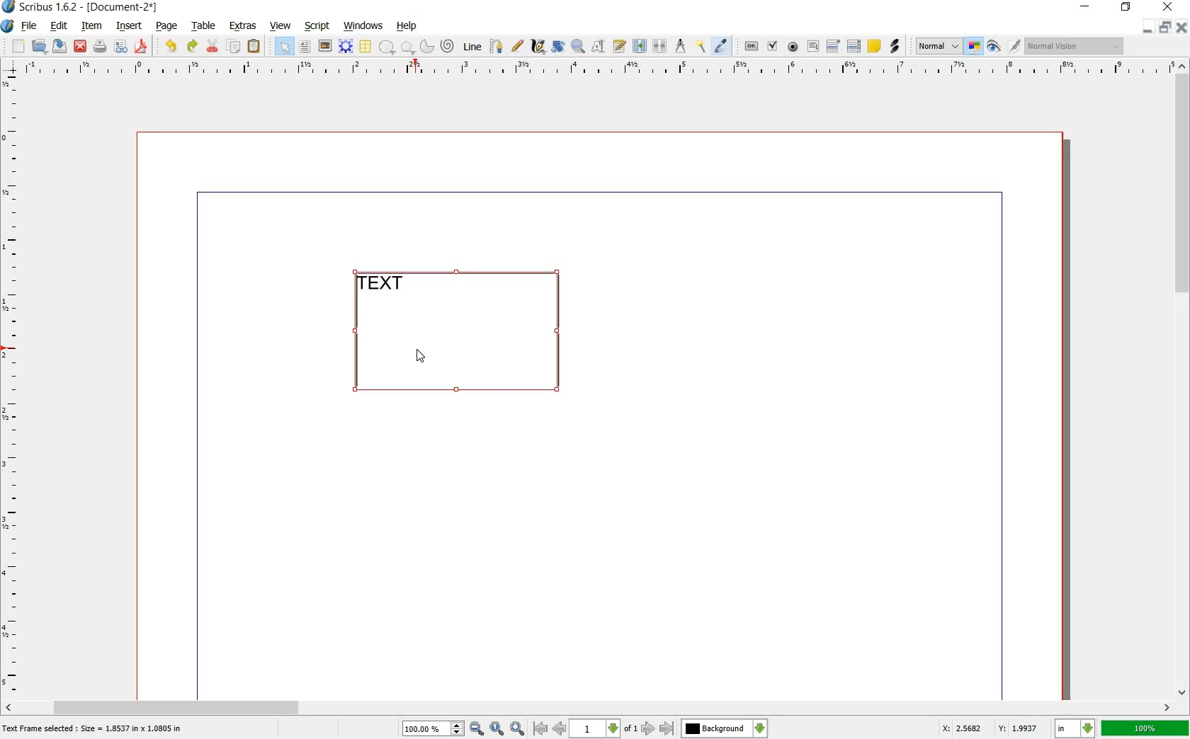  Describe the element at coordinates (1183, 380) in the screenshot. I see `scroll bar` at that location.